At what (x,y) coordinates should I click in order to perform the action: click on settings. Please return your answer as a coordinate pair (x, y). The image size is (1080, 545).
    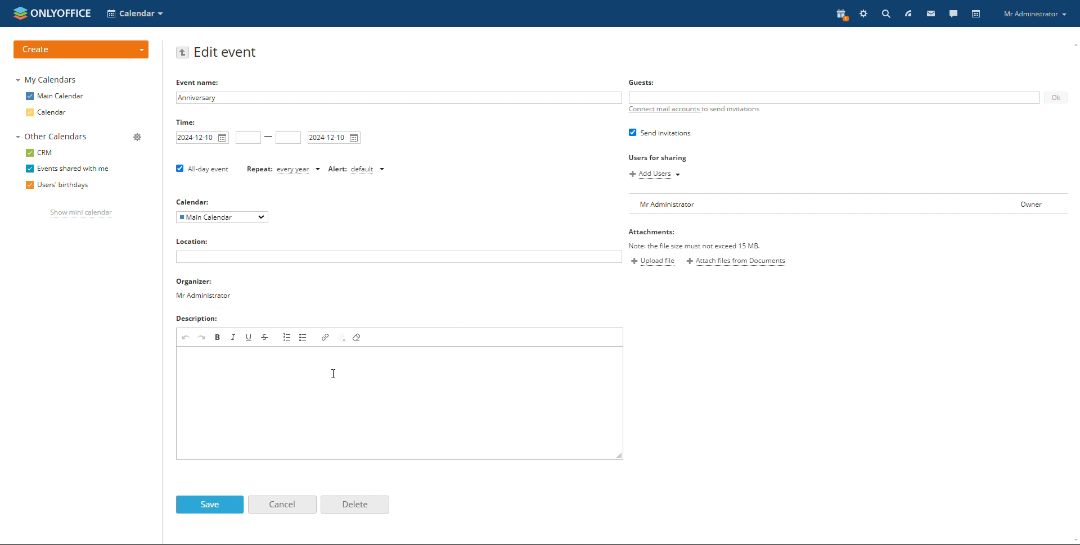
    Looking at the image, I should click on (864, 13).